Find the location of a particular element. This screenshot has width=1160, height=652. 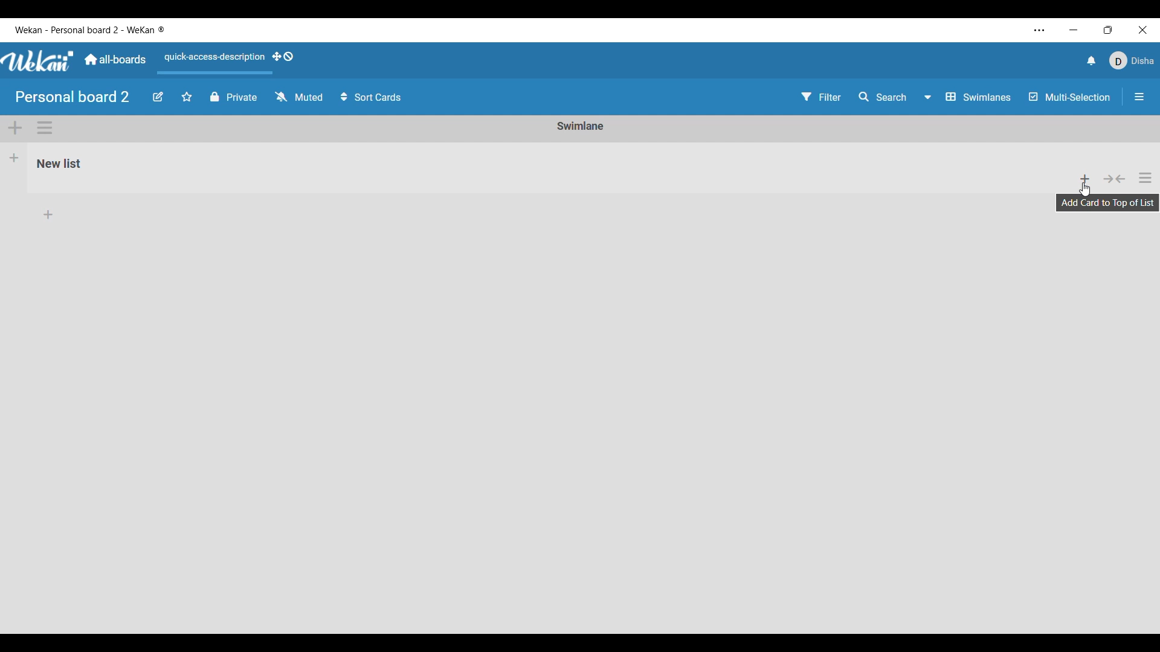

Software and board name is located at coordinates (89, 30).